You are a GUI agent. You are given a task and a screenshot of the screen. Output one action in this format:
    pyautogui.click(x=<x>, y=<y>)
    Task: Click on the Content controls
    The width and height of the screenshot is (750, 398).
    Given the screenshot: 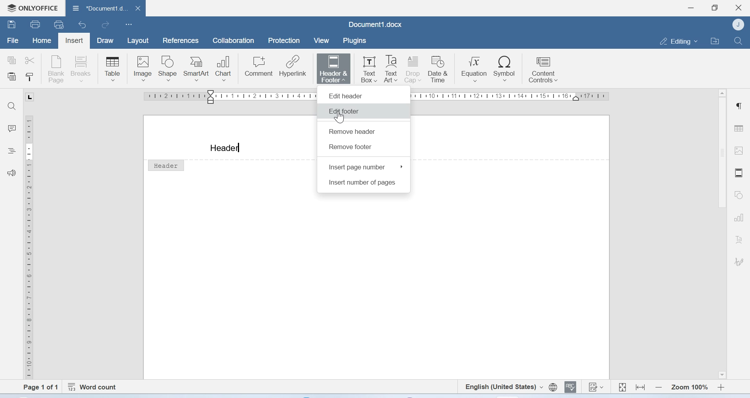 What is the action you would take?
    pyautogui.click(x=543, y=70)
    